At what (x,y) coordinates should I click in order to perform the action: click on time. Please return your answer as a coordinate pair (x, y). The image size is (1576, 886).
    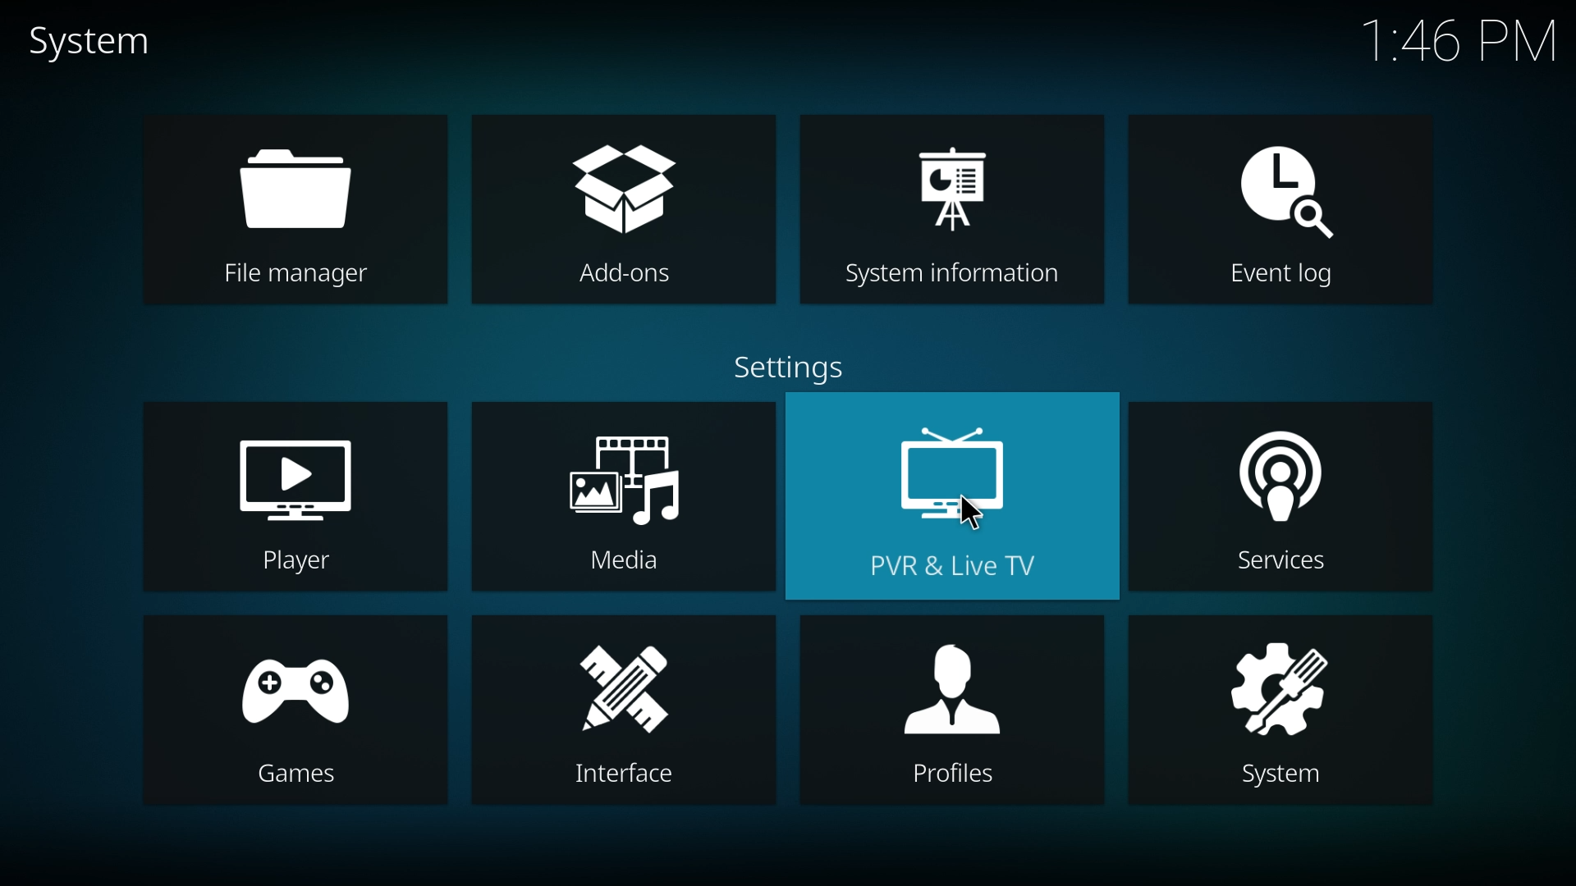
    Looking at the image, I should click on (1458, 43).